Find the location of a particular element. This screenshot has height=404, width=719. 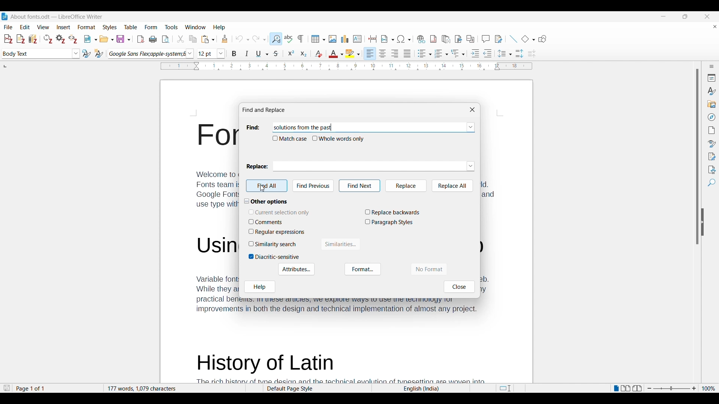

Insert line is located at coordinates (513, 39).